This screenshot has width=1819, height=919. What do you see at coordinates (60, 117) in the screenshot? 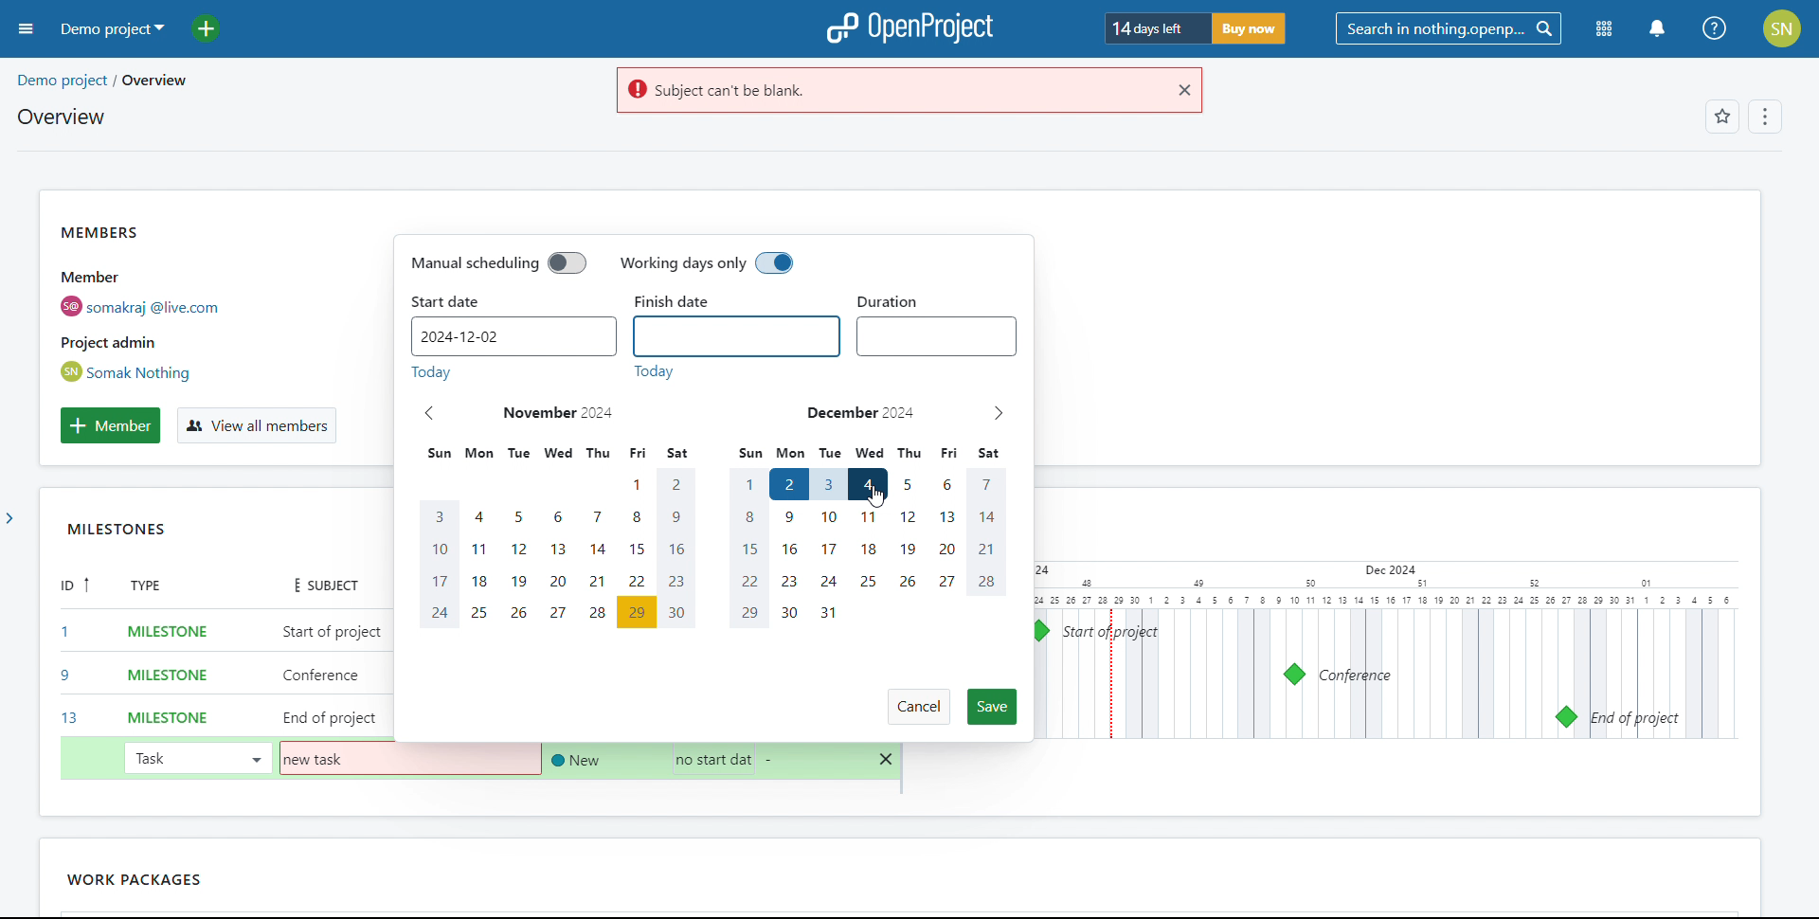
I see `overview` at bounding box center [60, 117].